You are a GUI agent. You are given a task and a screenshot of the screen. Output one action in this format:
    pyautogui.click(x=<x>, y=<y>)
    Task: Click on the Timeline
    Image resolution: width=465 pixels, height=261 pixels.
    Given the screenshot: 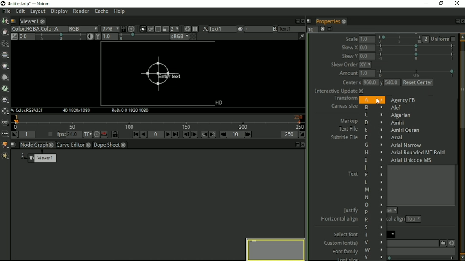 What is the action you would take?
    pyautogui.click(x=159, y=122)
    